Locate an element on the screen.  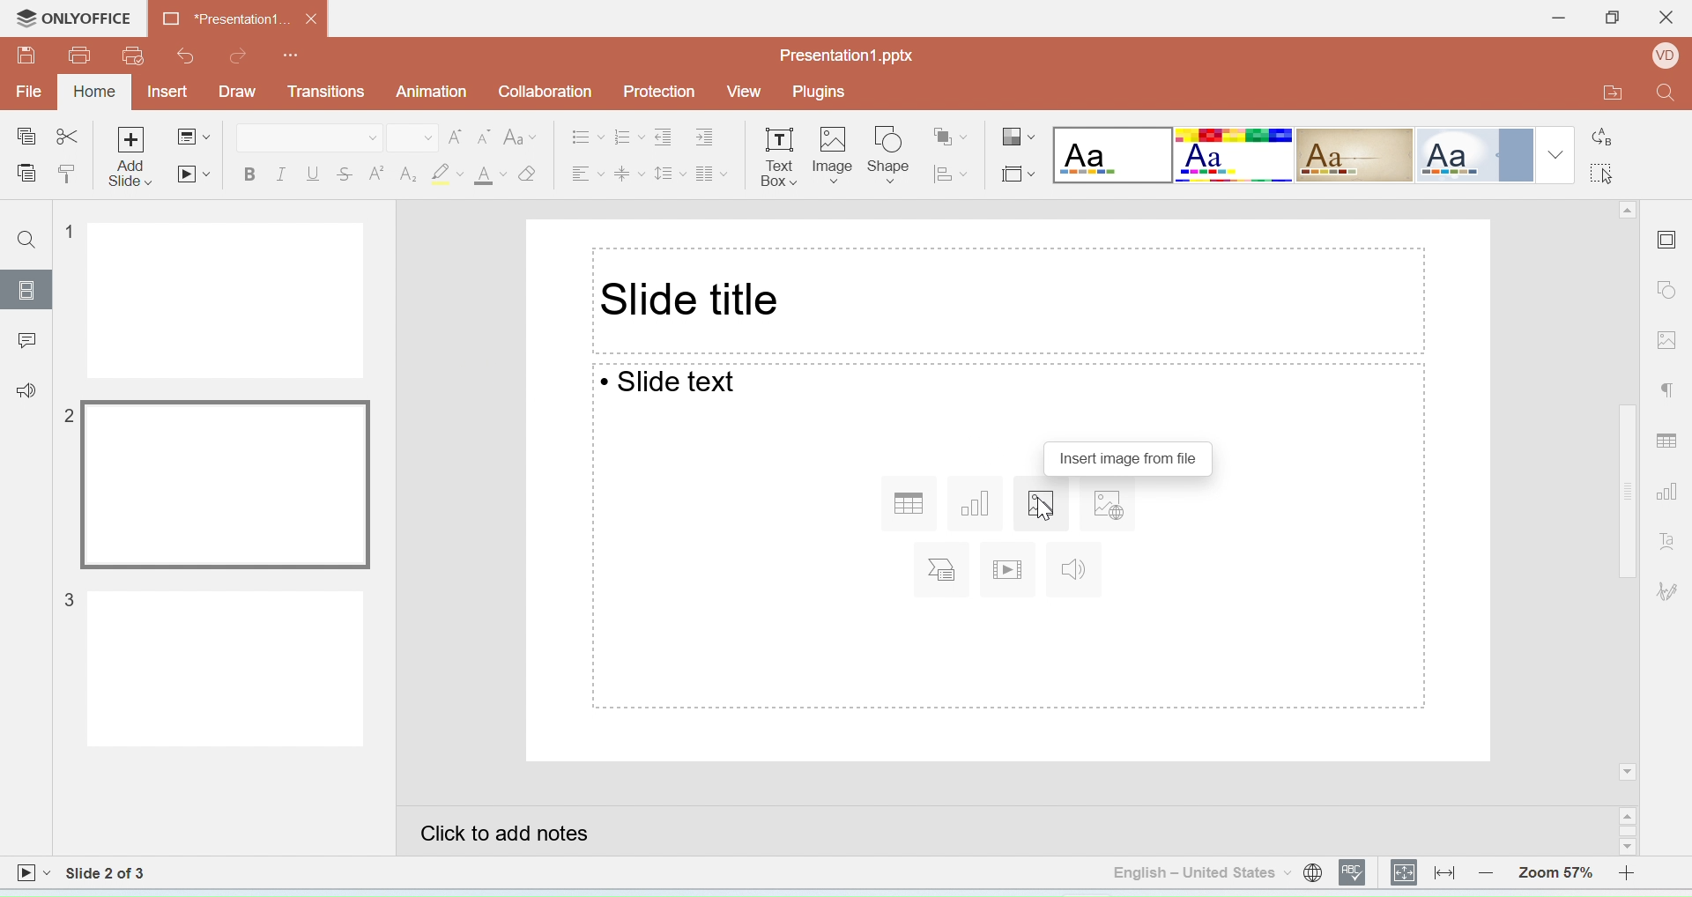
Text art settings is located at coordinates (1667, 540).